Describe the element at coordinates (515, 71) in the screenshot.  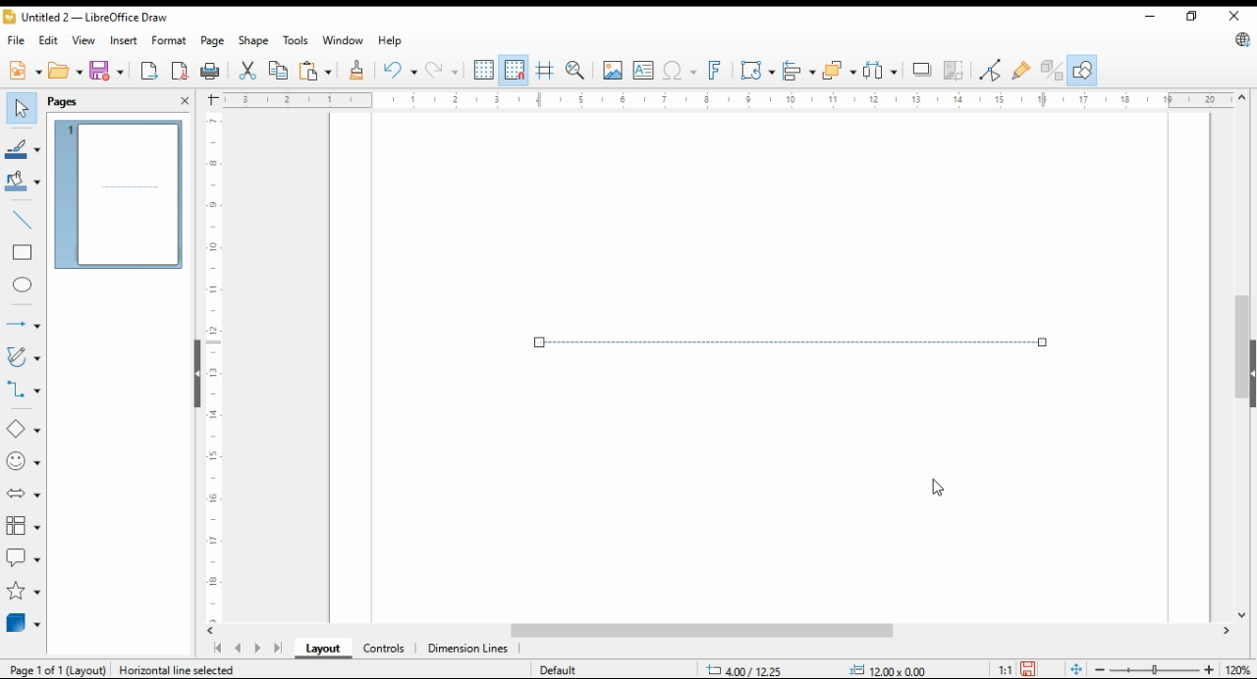
I see `snap to grids` at that location.